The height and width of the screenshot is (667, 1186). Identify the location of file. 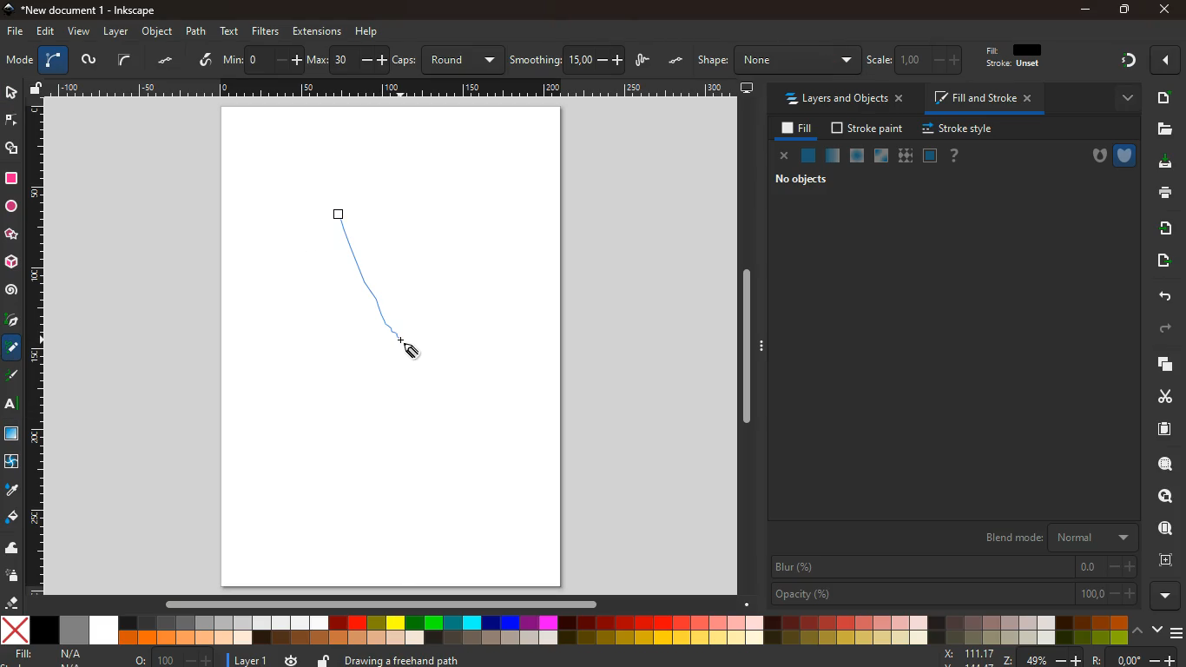
(16, 32).